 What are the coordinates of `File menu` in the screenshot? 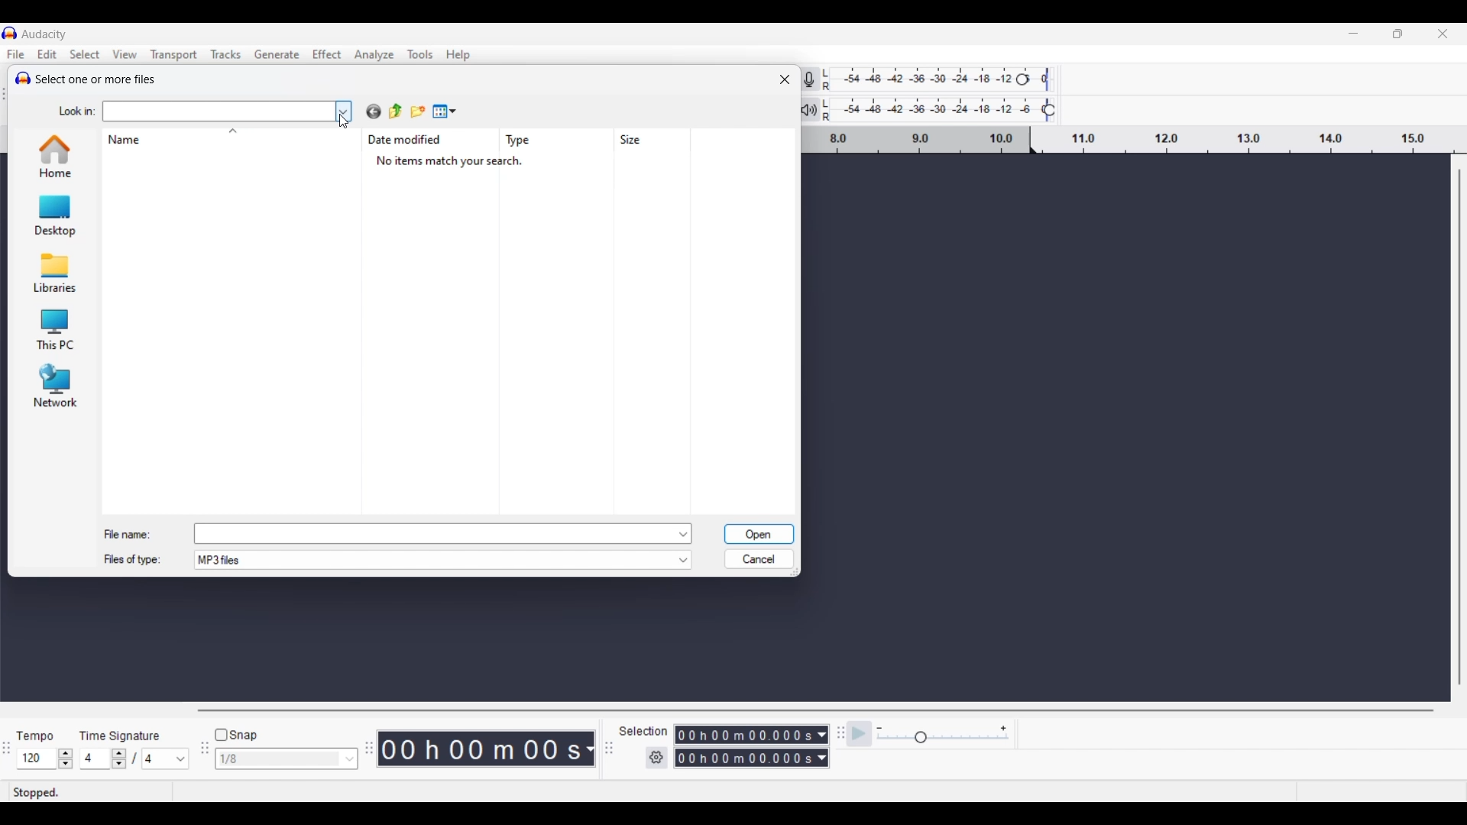 It's located at (16, 54).